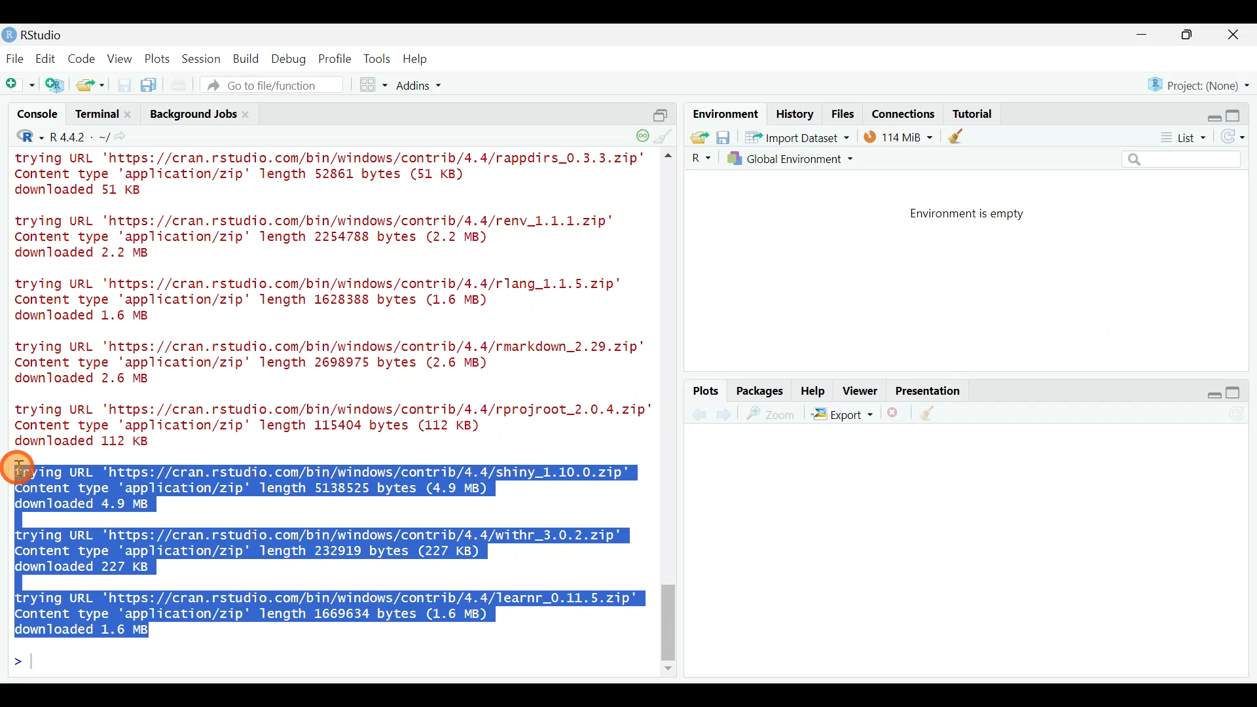 This screenshot has height=707, width=1257. Describe the element at coordinates (1240, 112) in the screenshot. I see `Maximize` at that location.